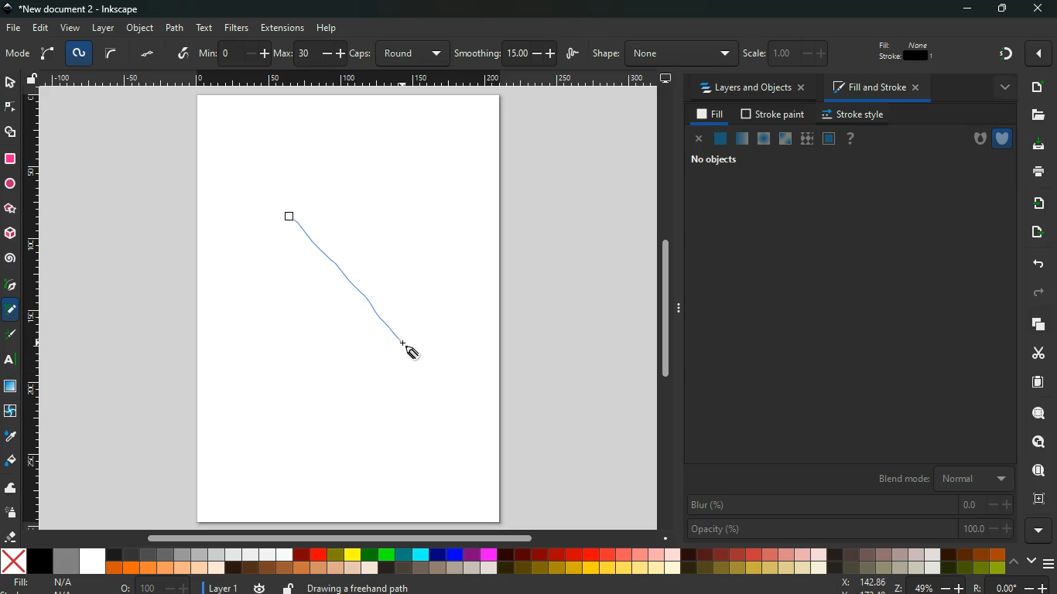 Image resolution: width=1057 pixels, height=594 pixels. I want to click on receive, so click(1036, 202).